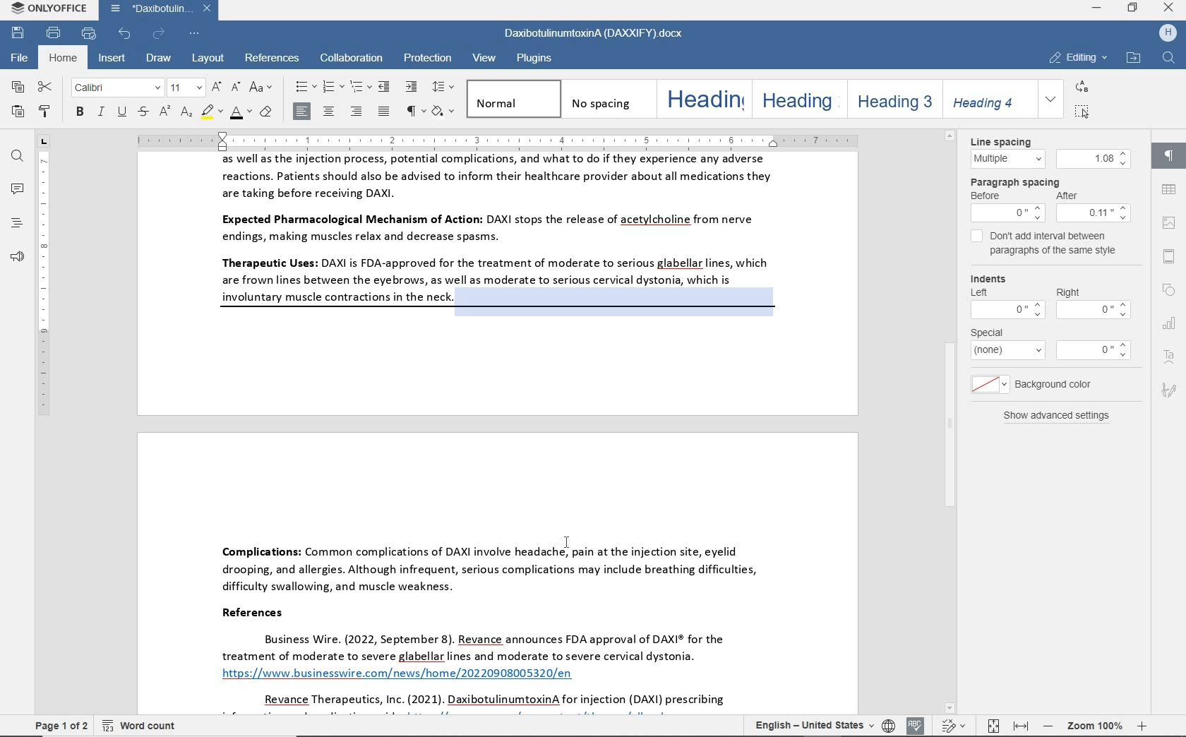  Describe the element at coordinates (215, 87) in the screenshot. I see `increment font size` at that location.